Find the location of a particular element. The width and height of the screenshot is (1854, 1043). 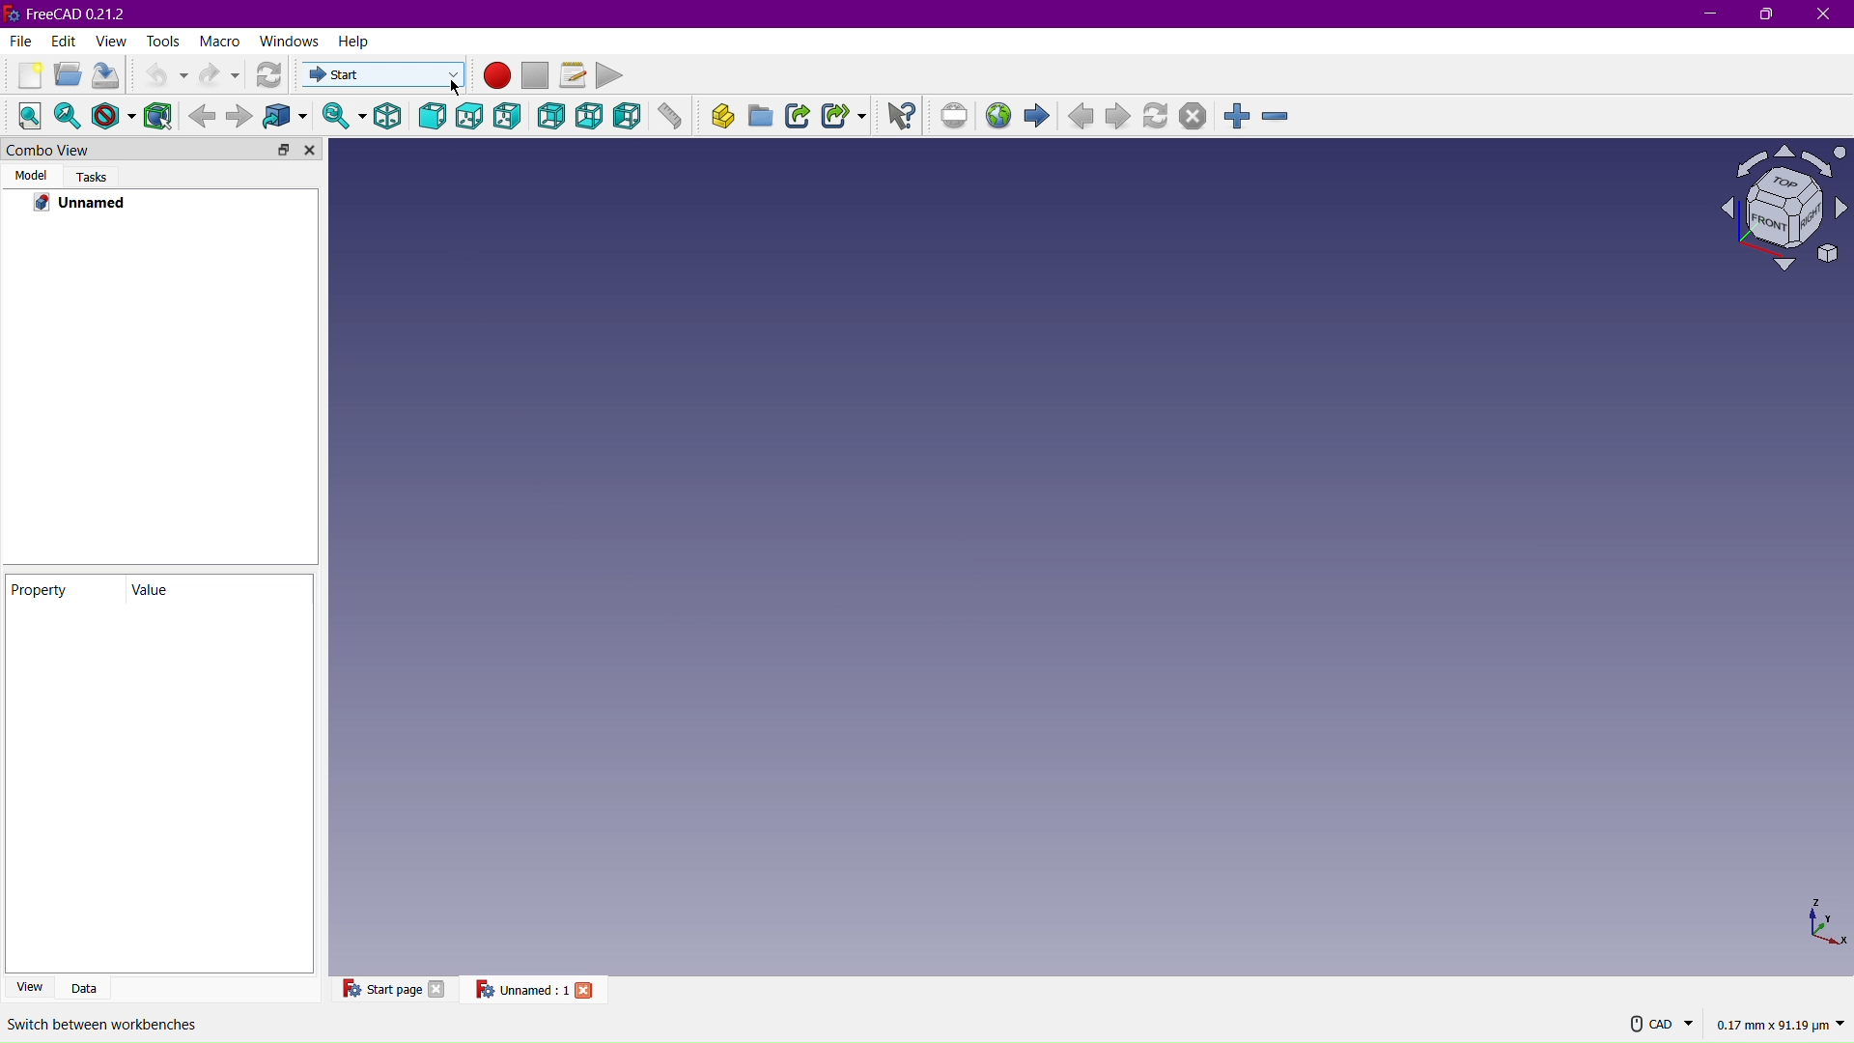

File is located at coordinates (18, 42).